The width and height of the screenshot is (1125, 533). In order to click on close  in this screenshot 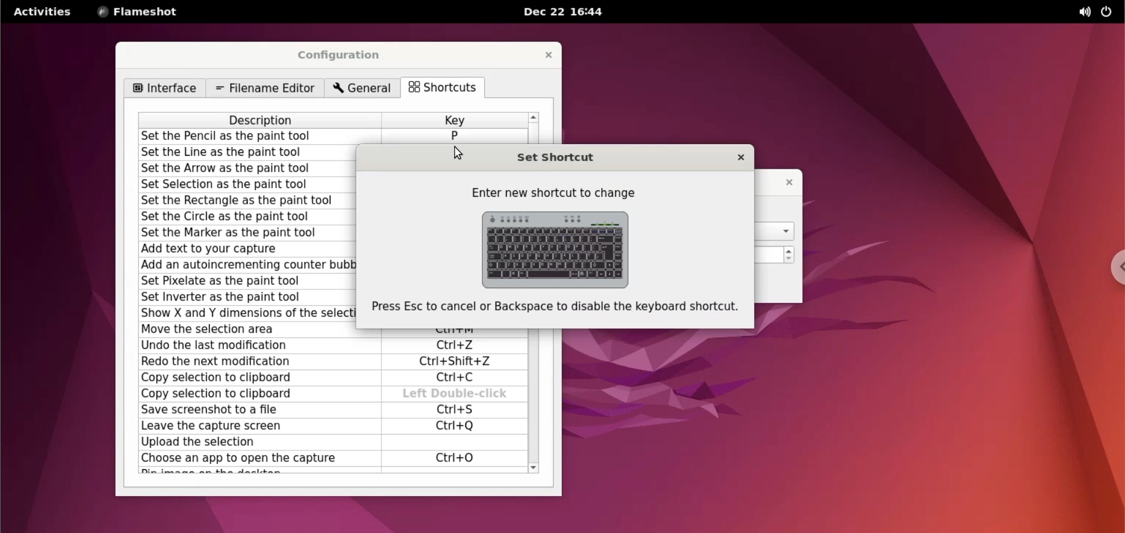, I will do `click(737, 159)`.